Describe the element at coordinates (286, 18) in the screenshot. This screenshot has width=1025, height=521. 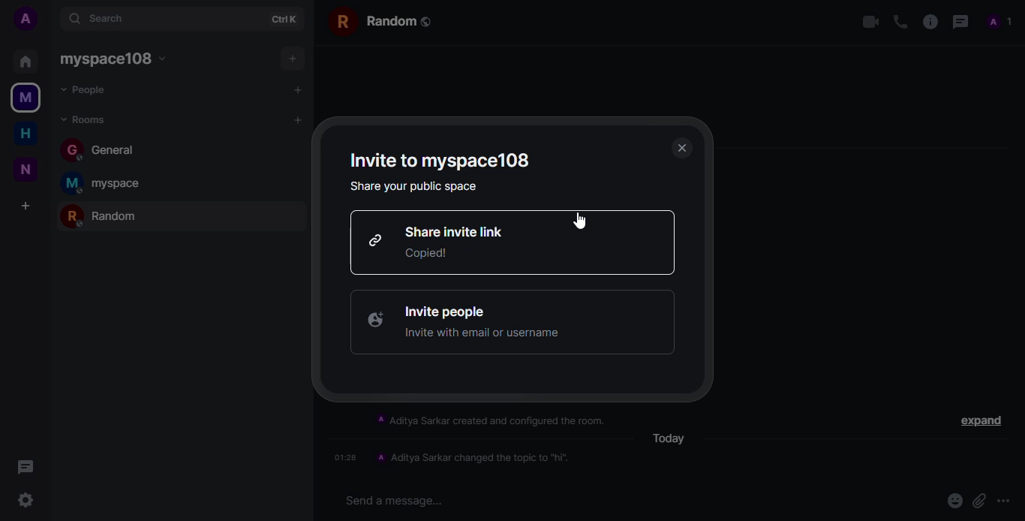
I see `ctrl+k` at that location.